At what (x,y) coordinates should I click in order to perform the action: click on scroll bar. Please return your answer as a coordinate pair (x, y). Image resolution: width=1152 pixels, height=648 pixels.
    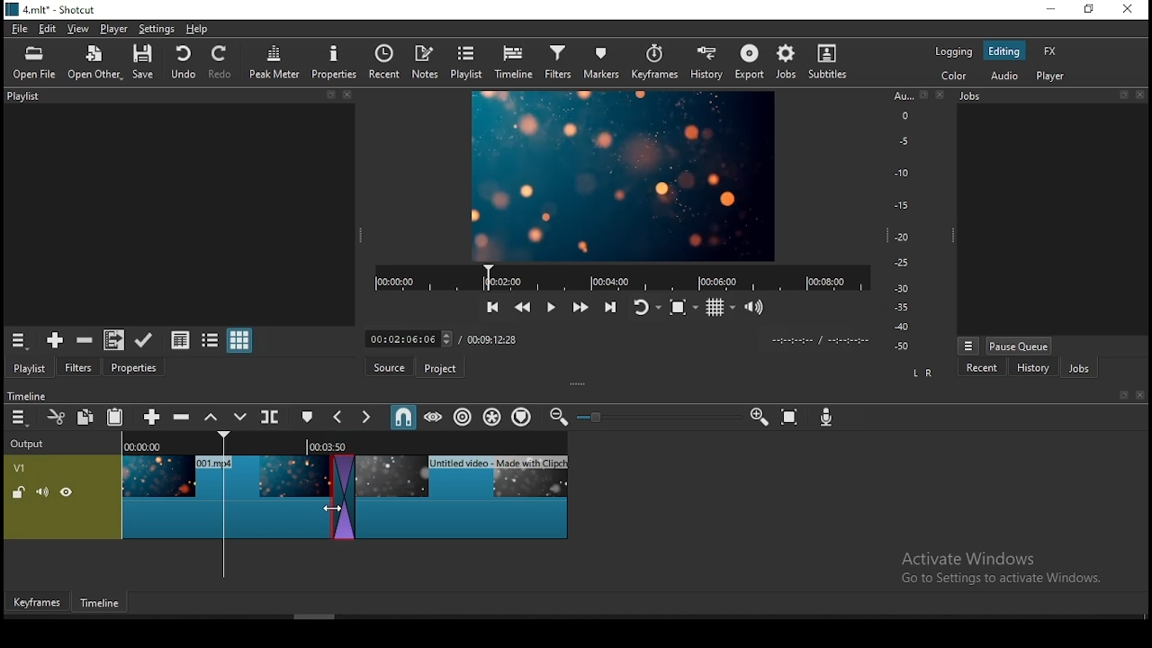
    Looking at the image, I should click on (316, 616).